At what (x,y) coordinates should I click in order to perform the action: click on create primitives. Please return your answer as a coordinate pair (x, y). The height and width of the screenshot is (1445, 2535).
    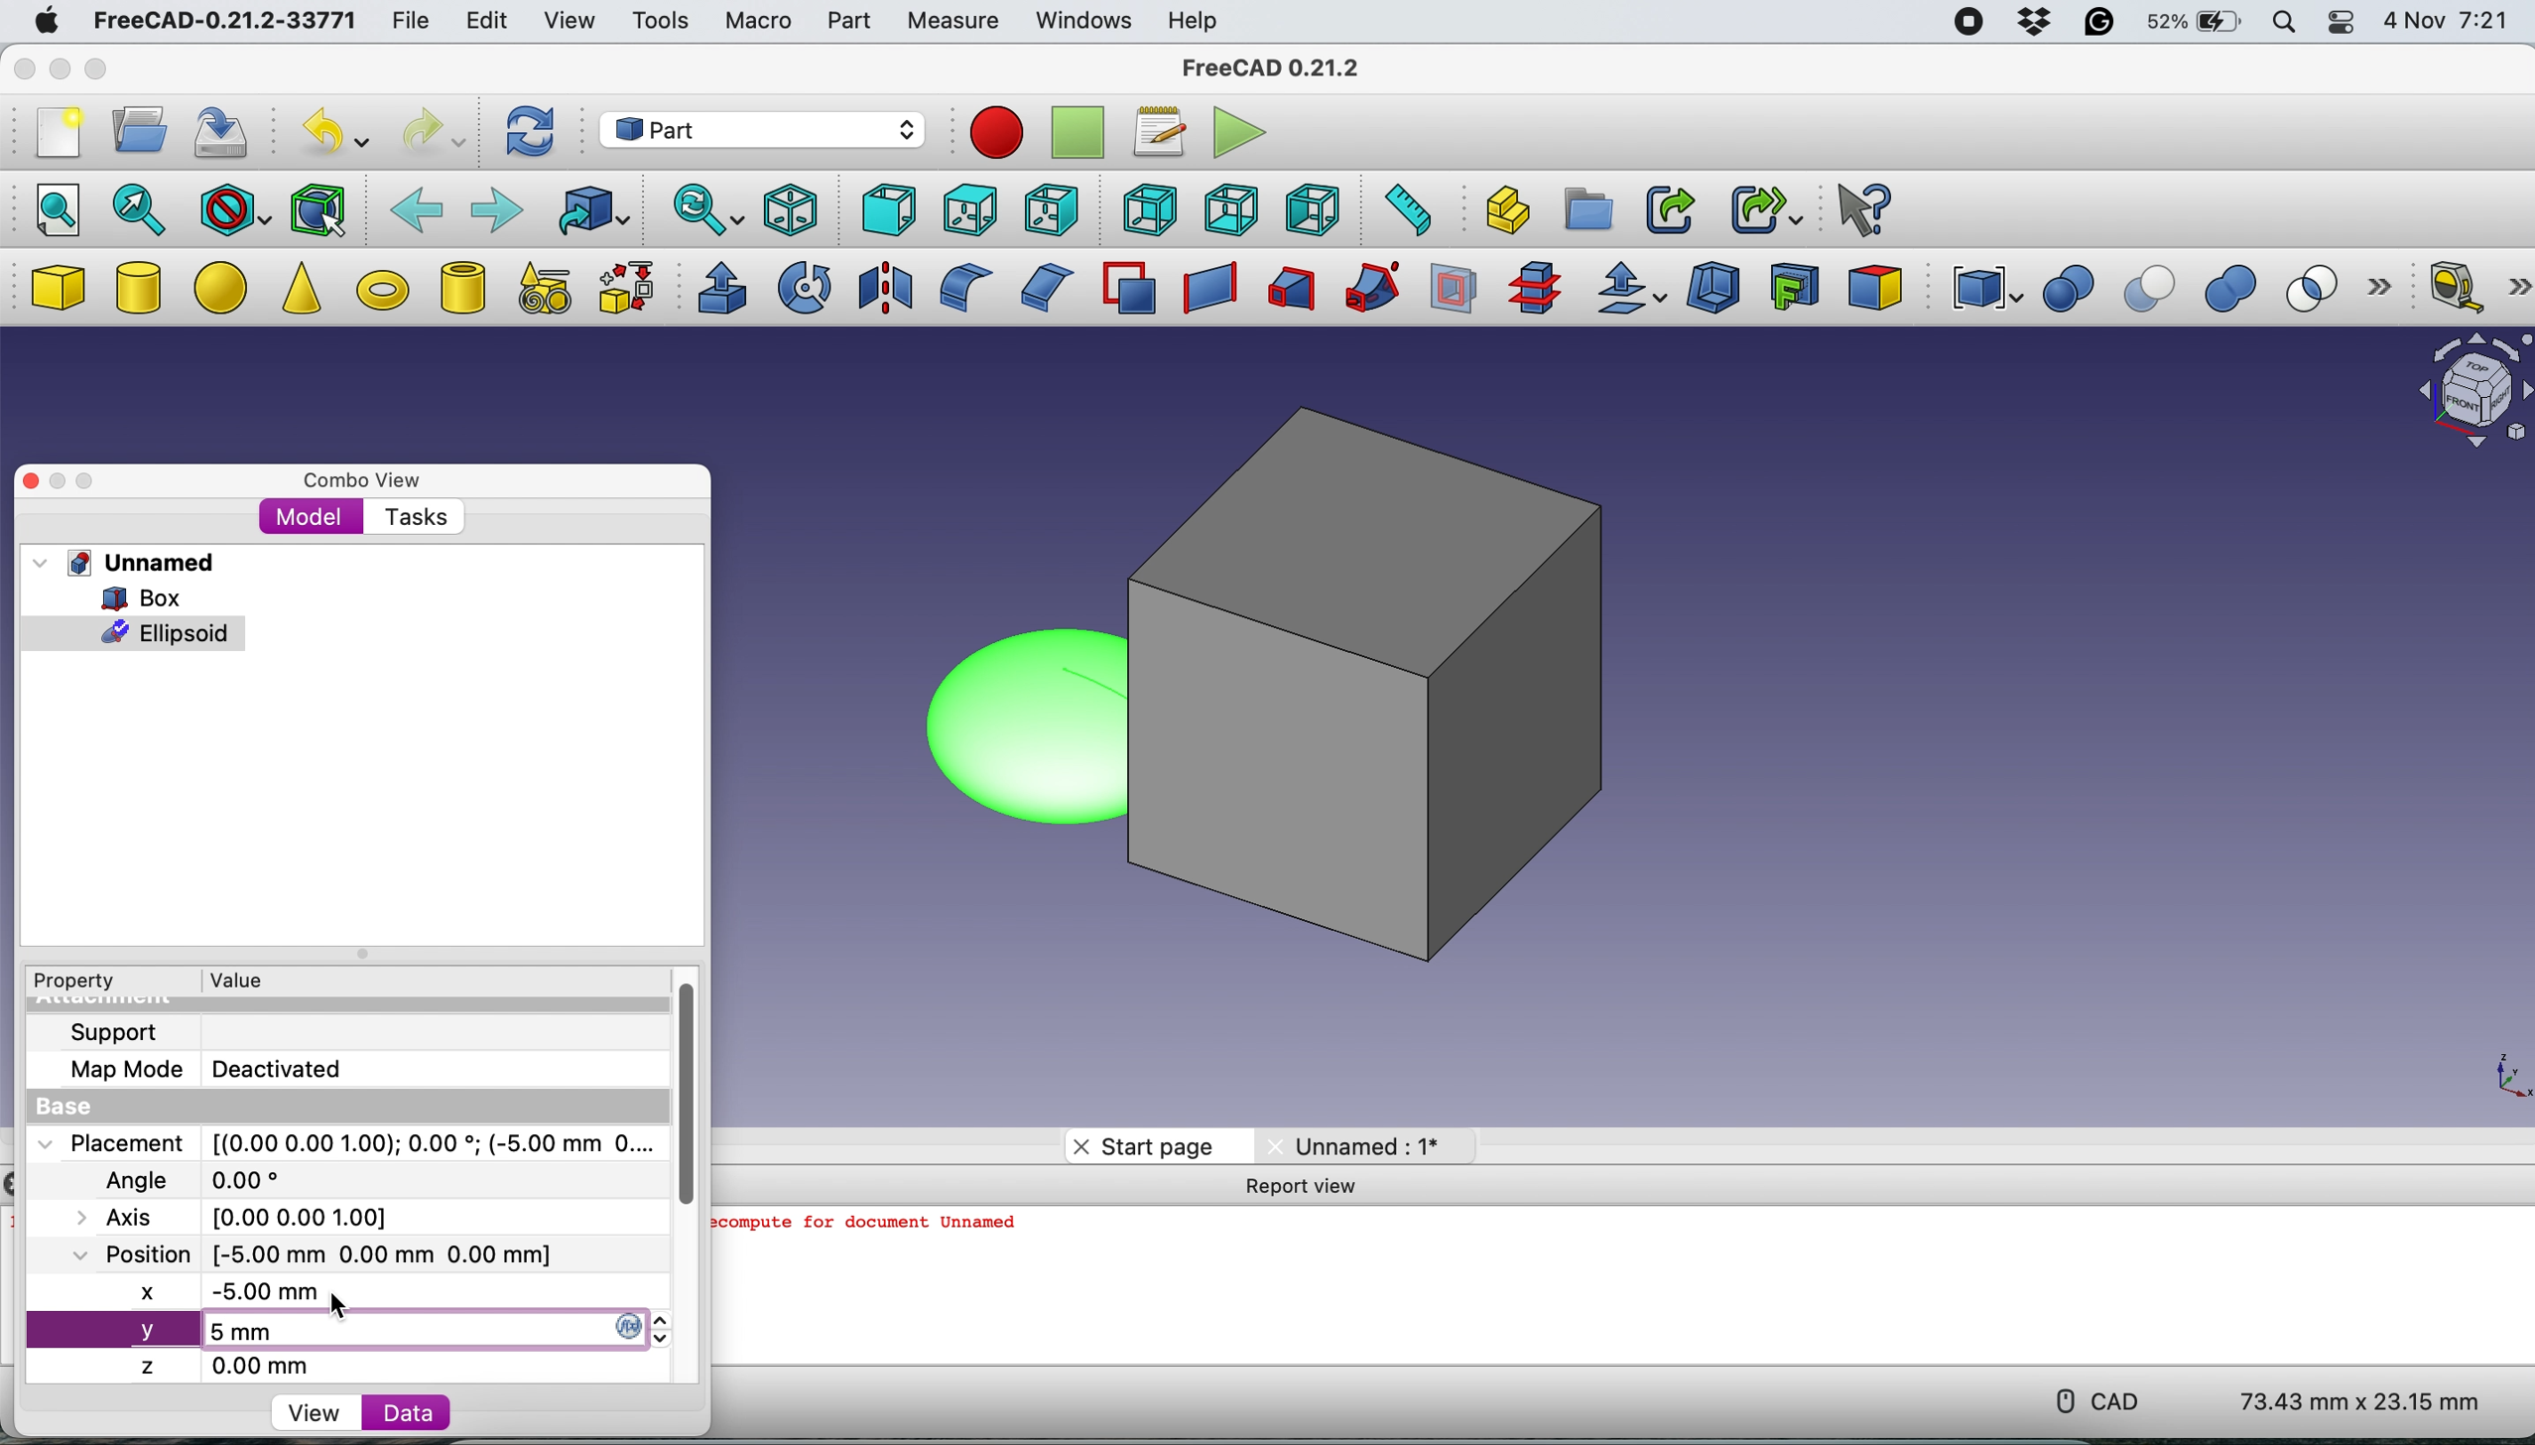
    Looking at the image, I should click on (539, 290).